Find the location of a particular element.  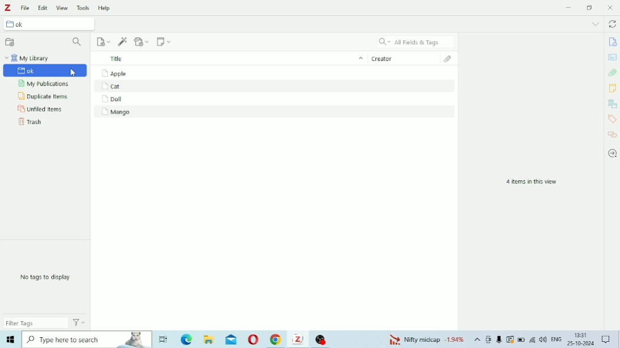

Opera Mini is located at coordinates (253, 339).